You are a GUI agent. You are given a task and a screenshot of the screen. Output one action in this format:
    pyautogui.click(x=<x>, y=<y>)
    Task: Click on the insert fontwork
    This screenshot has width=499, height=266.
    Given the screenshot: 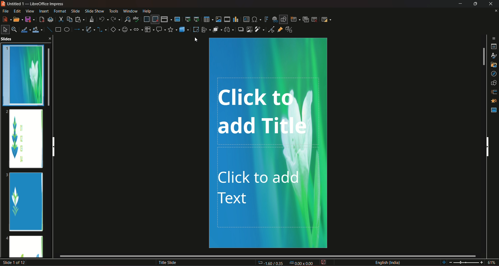 What is the action you would take?
    pyautogui.click(x=266, y=19)
    